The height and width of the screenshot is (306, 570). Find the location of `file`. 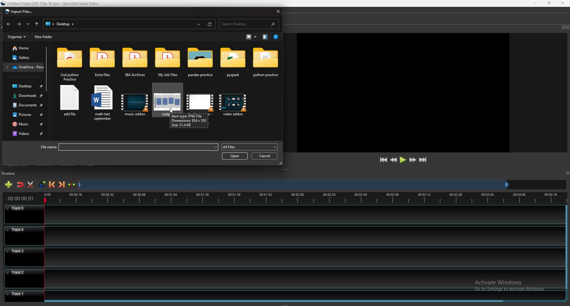

file is located at coordinates (135, 104).